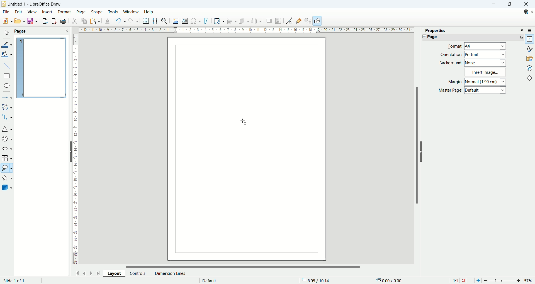 This screenshot has height=284, width=535. Describe the element at coordinates (245, 21) in the screenshot. I see `arrange` at that location.